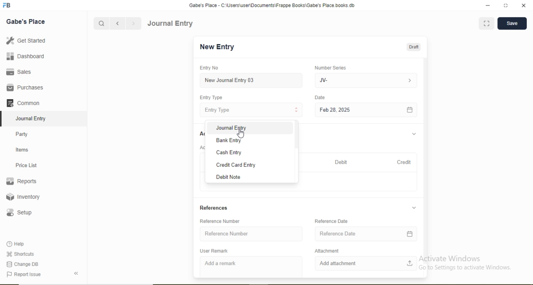 The width and height of the screenshot is (533, 285). What do you see at coordinates (414, 134) in the screenshot?
I see `Dropdown` at bounding box center [414, 134].